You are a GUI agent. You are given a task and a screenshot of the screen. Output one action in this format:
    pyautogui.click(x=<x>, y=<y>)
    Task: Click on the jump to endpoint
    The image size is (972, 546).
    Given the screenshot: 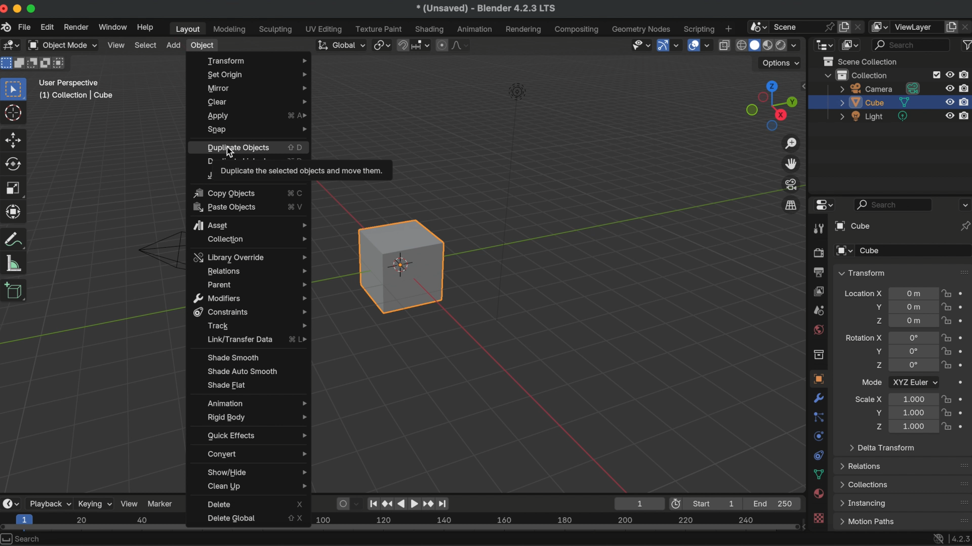 What is the action you would take?
    pyautogui.click(x=447, y=503)
    